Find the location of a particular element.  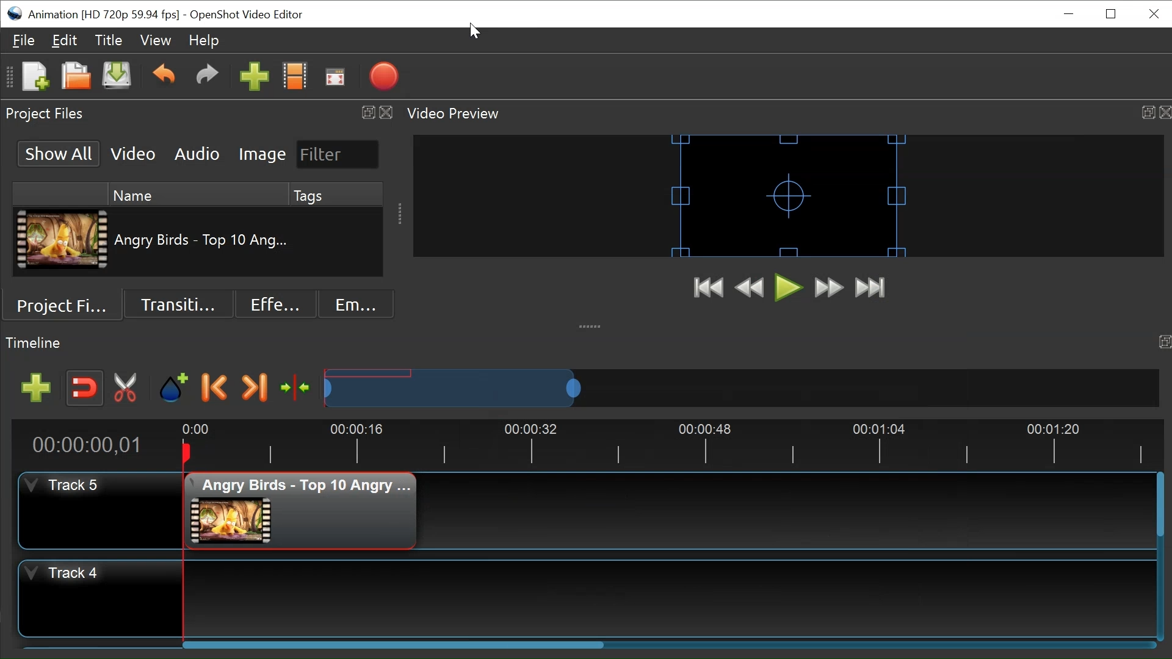

Clip Name is located at coordinates (201, 240).